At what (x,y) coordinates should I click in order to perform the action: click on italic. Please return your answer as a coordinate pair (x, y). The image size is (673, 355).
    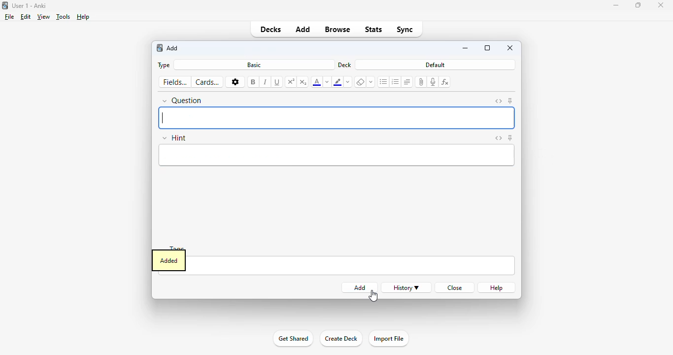
    Looking at the image, I should click on (266, 82).